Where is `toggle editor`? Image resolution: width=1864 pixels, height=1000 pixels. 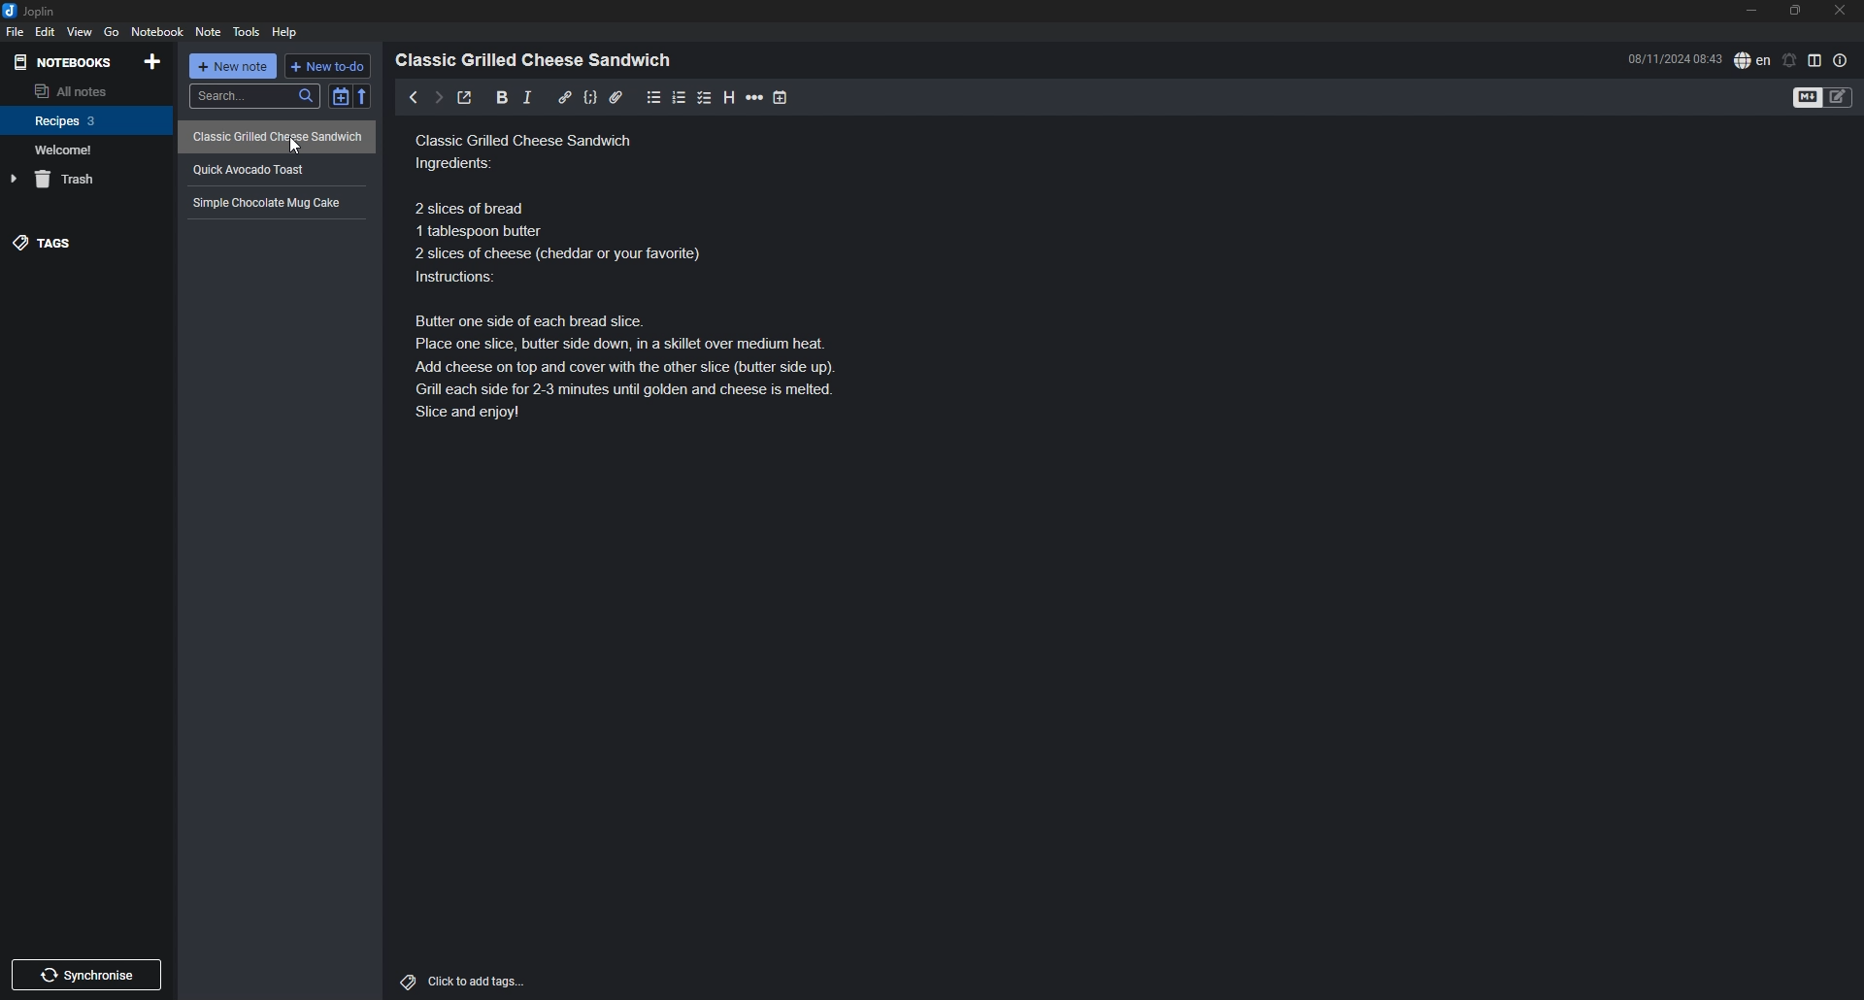 toggle editor is located at coordinates (1823, 98).